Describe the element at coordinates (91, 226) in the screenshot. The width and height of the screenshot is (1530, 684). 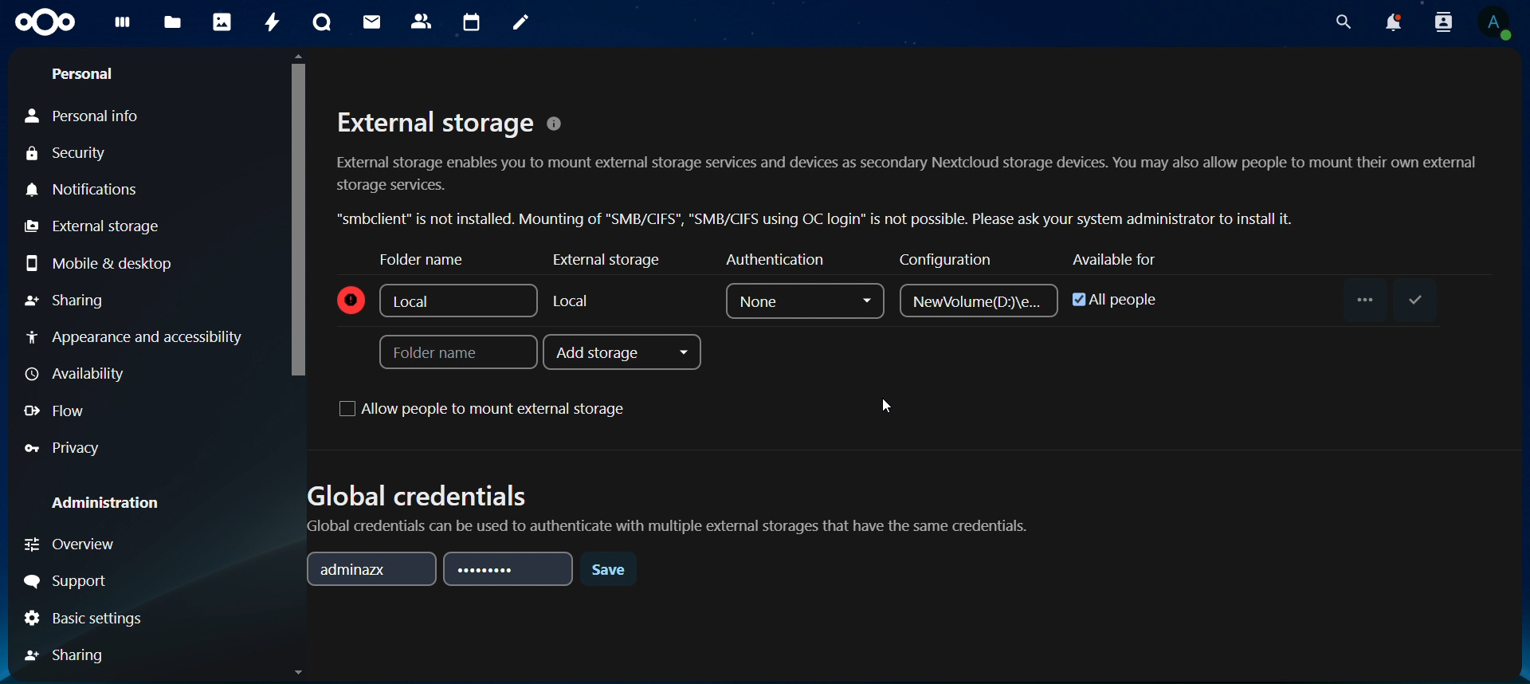
I see `external storage` at that location.